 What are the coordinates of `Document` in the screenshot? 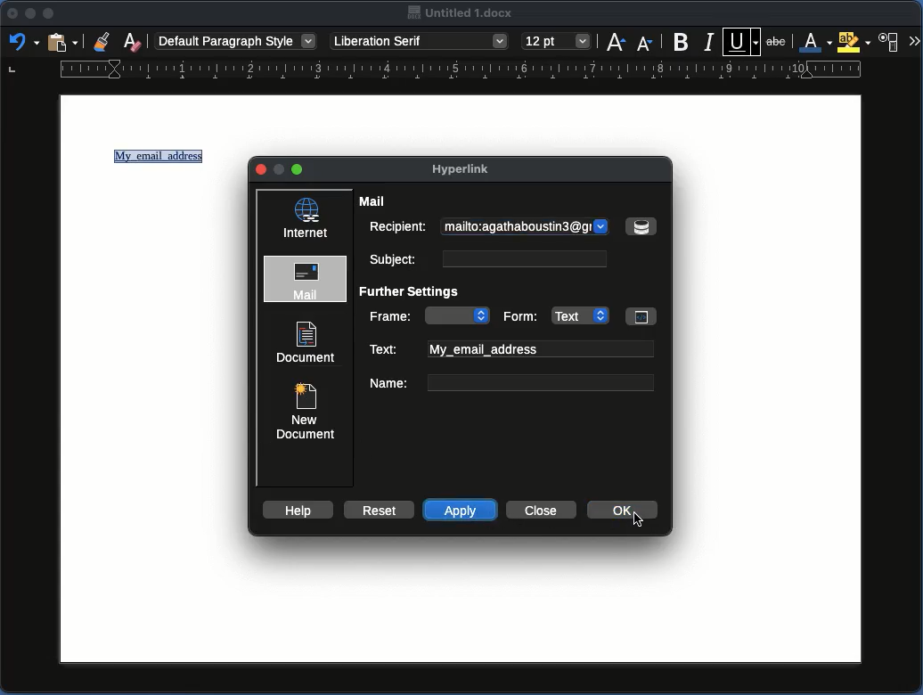 It's located at (306, 342).